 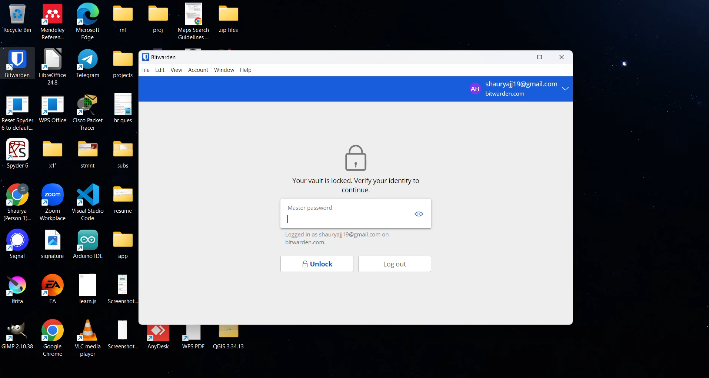 I want to click on minimize, so click(x=520, y=58).